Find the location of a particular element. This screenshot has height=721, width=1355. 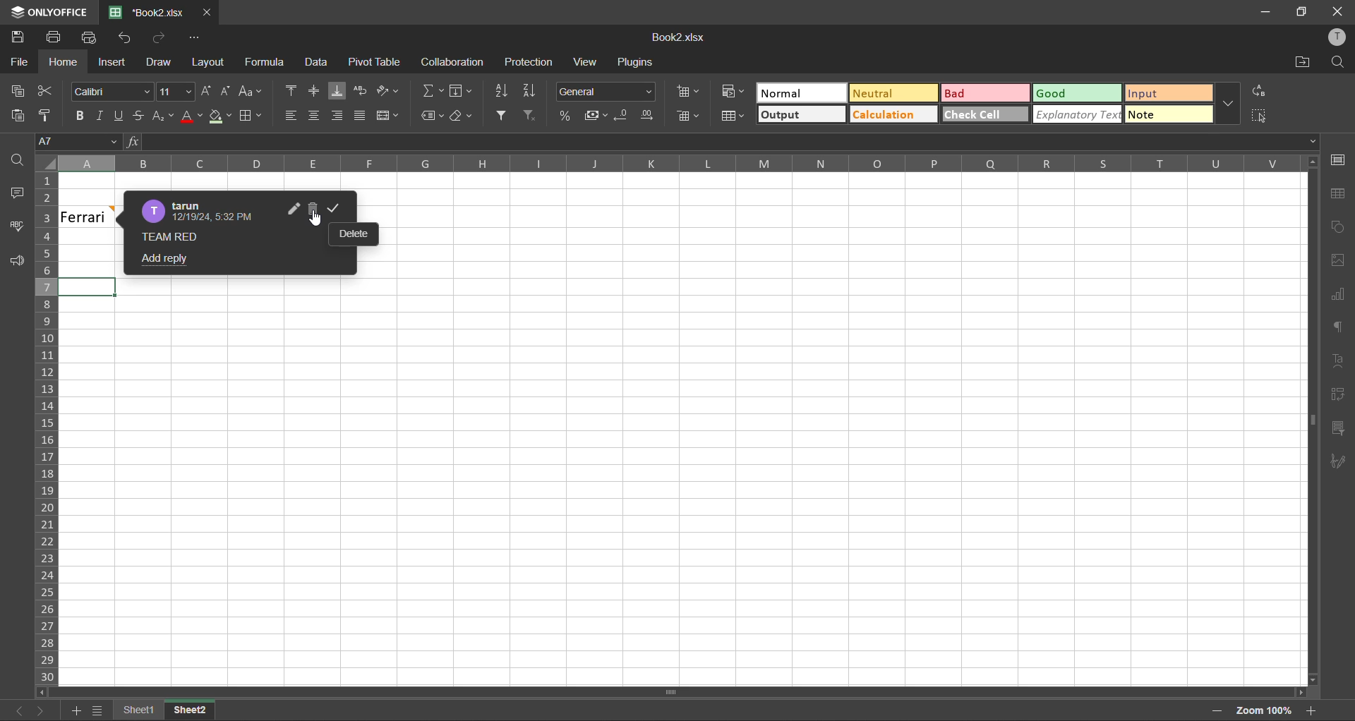

column names is located at coordinates (680, 164).